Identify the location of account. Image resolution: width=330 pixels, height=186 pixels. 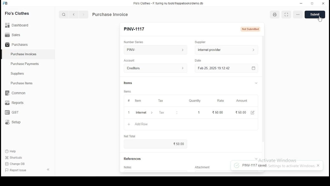
(129, 60).